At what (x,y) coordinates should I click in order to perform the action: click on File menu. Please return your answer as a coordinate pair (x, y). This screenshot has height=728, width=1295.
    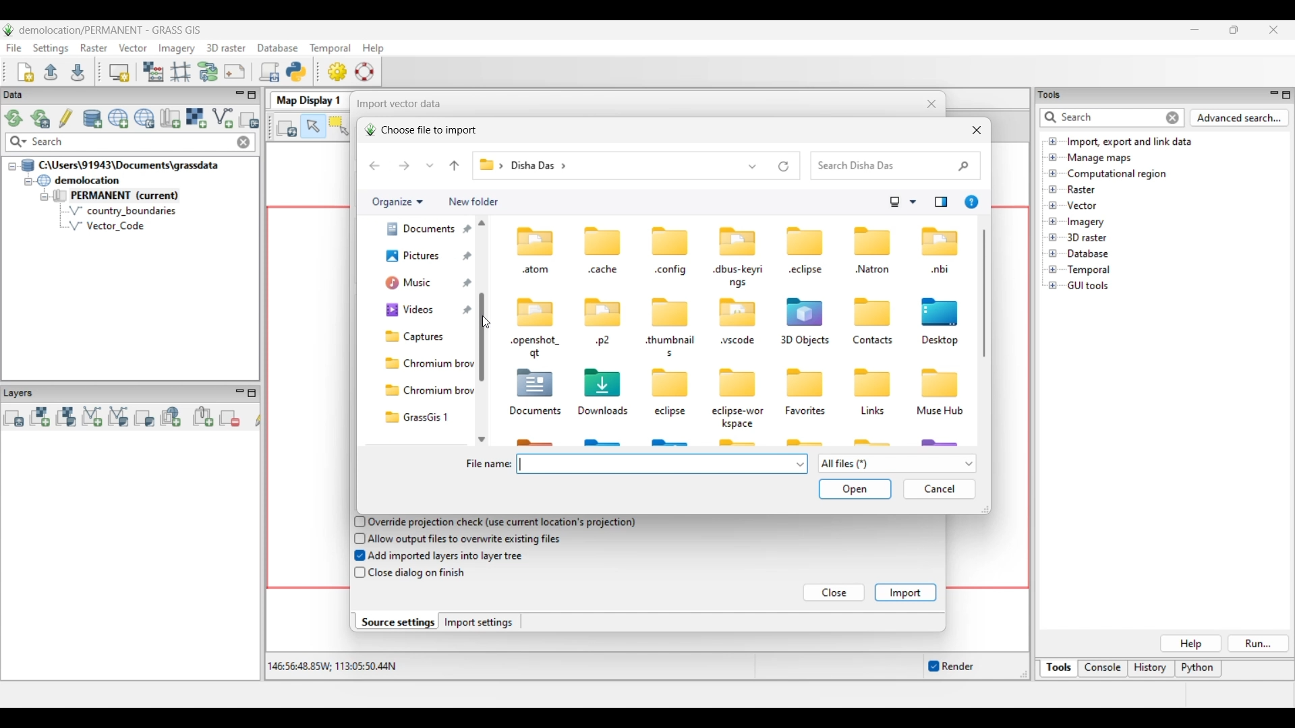
    Looking at the image, I should click on (14, 48).